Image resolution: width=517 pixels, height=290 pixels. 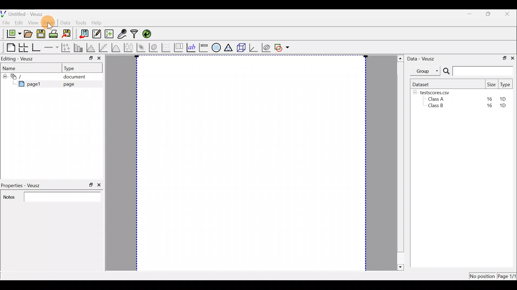 I want to click on Edit and enter new datasets, so click(x=96, y=34).